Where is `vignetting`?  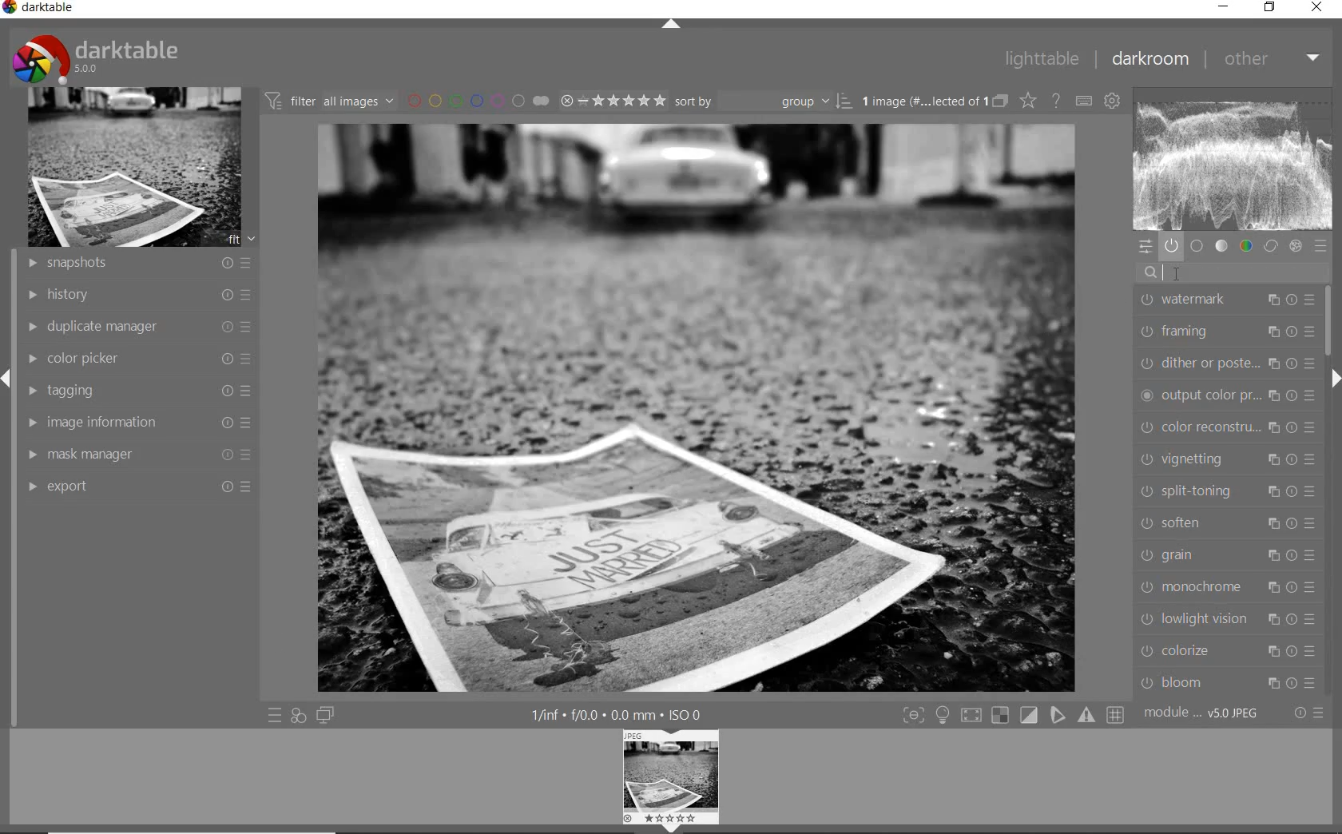
vignetting is located at coordinates (1225, 461).